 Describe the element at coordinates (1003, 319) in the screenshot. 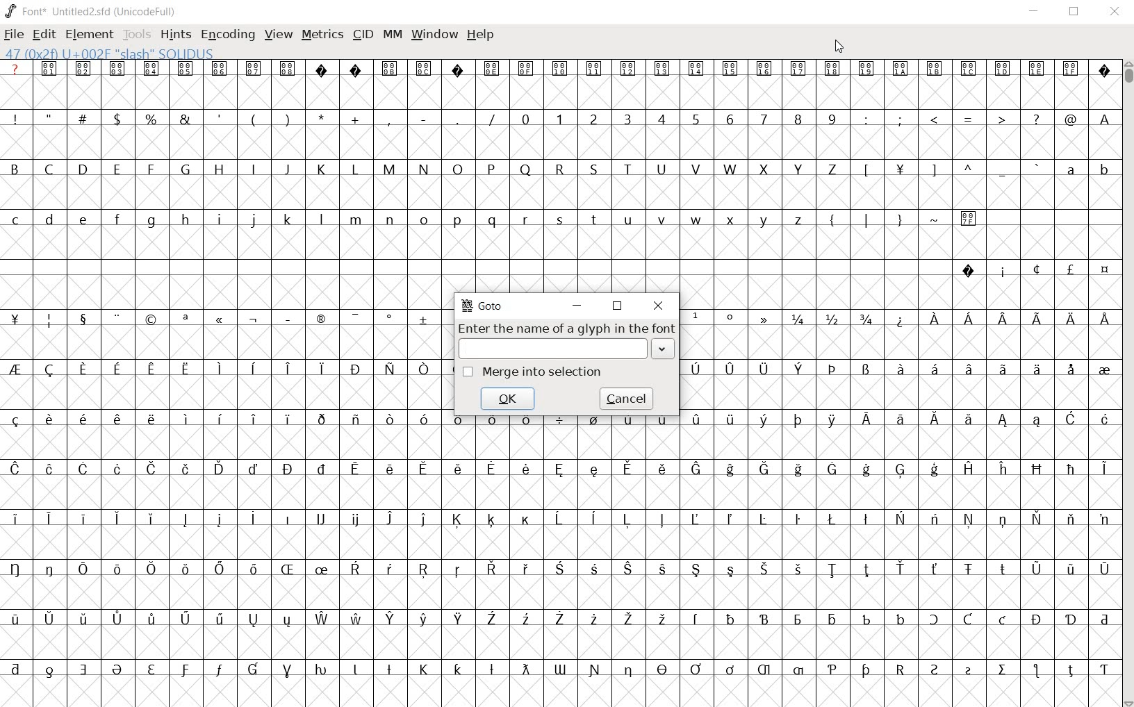

I see `letters` at that location.